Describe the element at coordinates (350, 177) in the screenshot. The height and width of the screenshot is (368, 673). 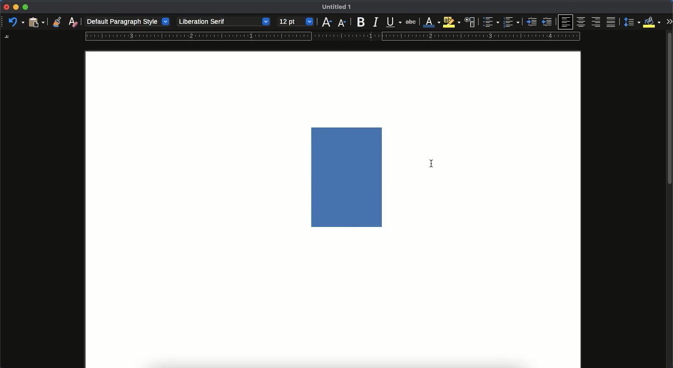
I see `cropped image` at that location.